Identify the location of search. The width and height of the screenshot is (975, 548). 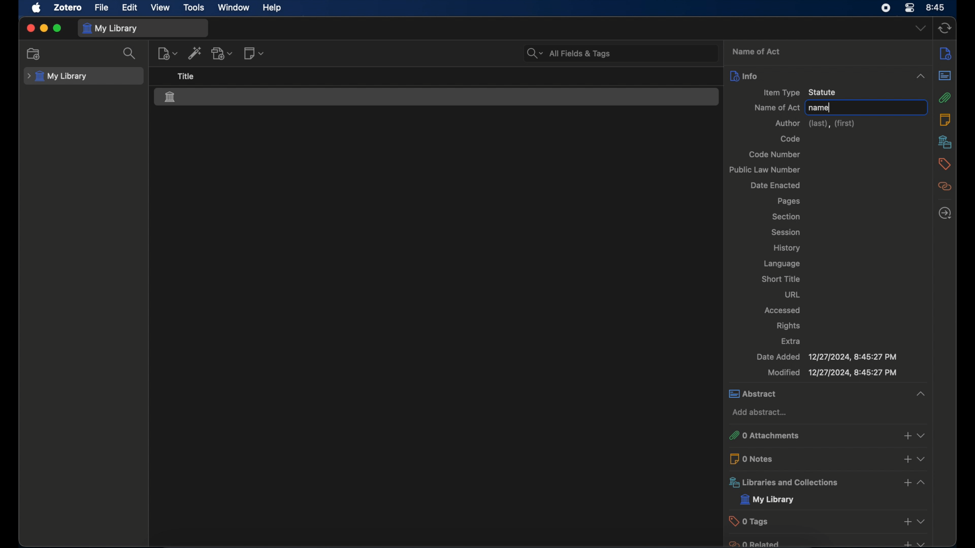
(131, 54).